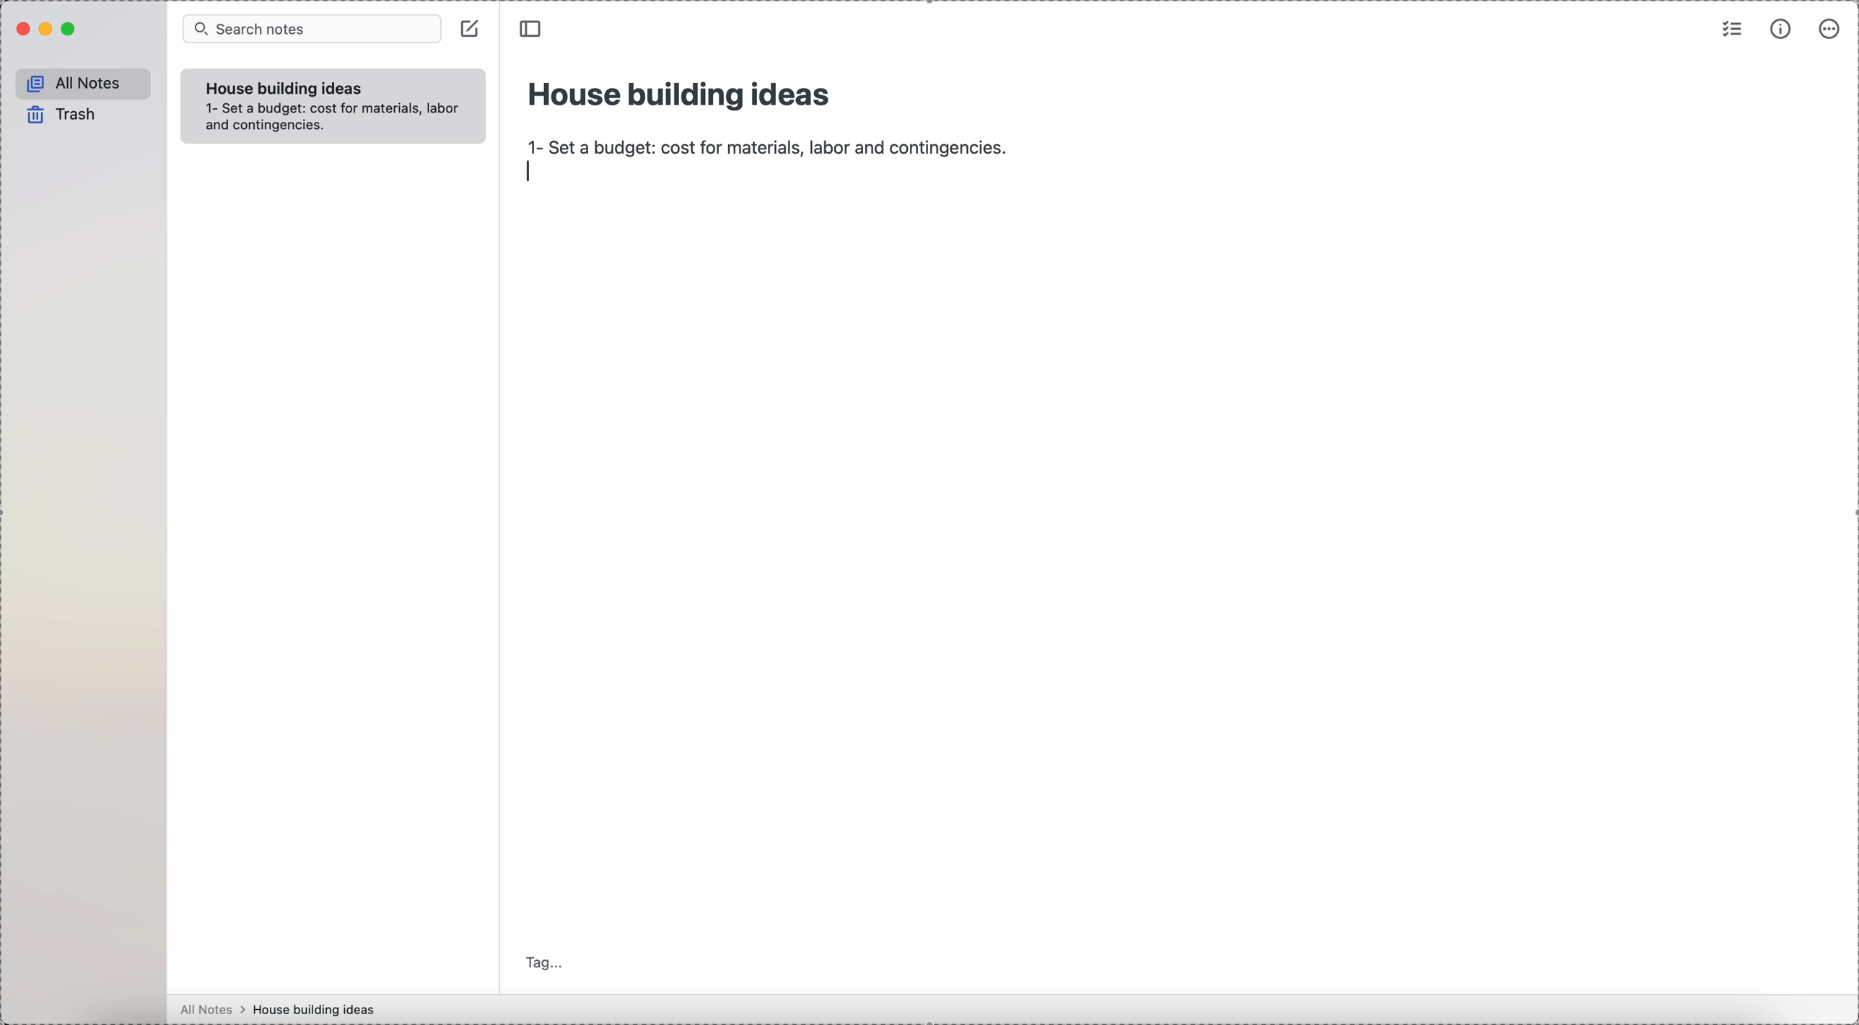  What do you see at coordinates (531, 174) in the screenshot?
I see `enter` at bounding box center [531, 174].